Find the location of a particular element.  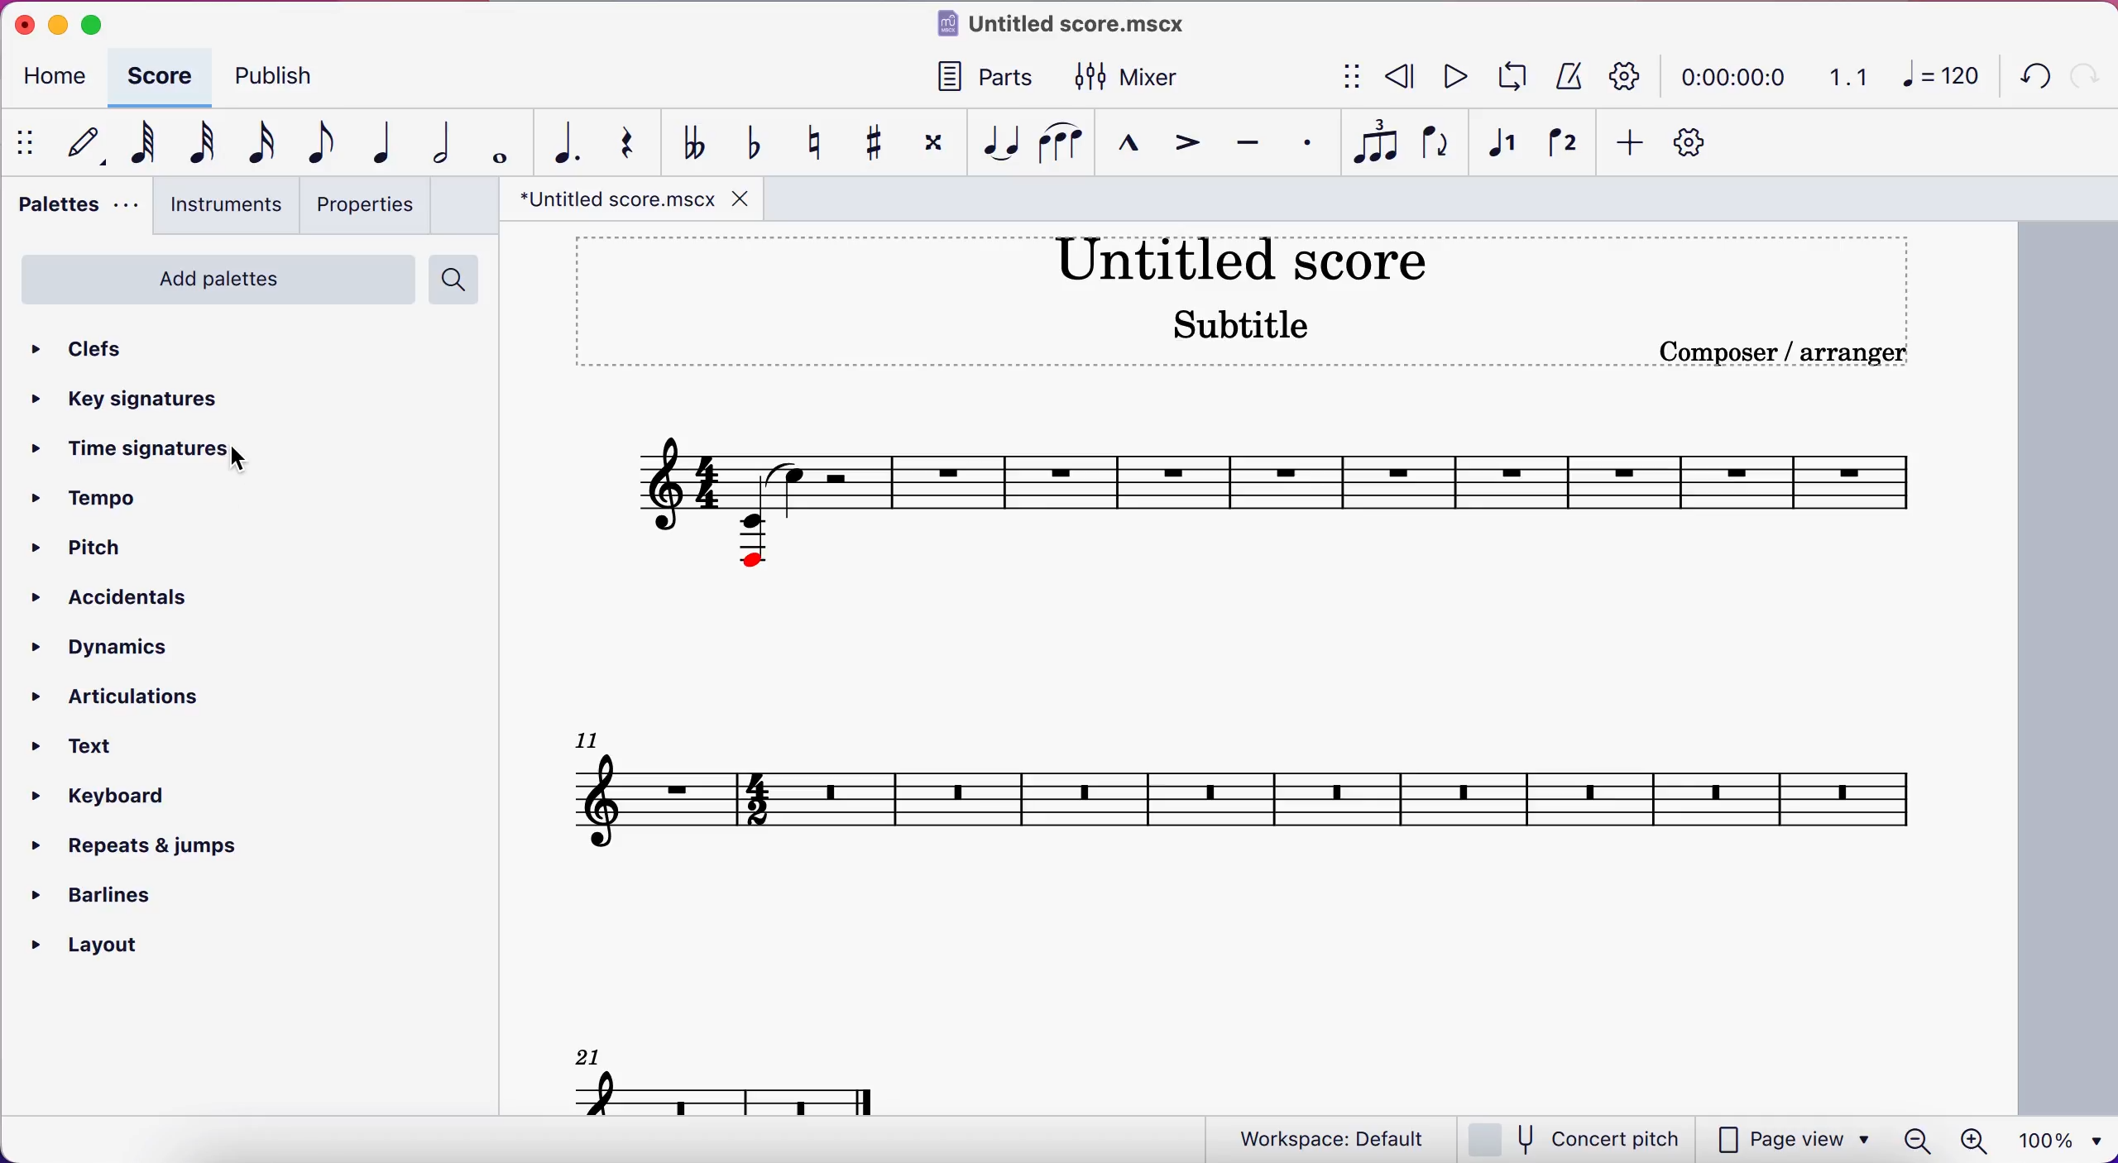

accidentals is located at coordinates (113, 597).